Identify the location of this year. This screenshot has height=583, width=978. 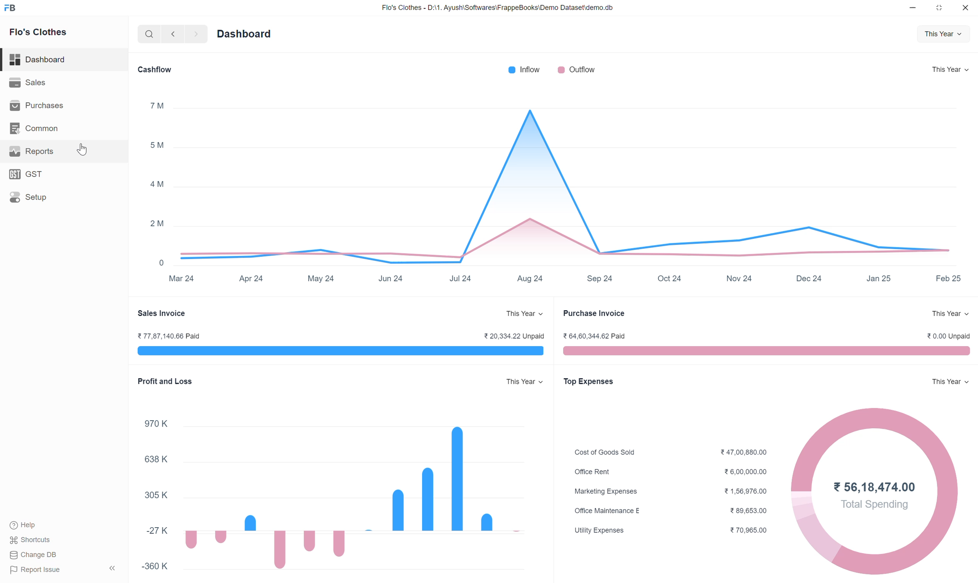
(949, 380).